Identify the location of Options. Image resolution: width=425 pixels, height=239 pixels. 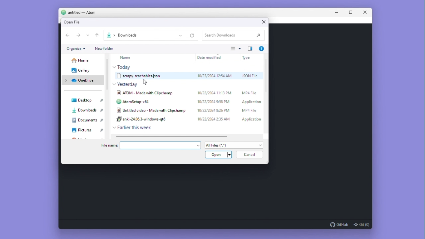
(88, 35).